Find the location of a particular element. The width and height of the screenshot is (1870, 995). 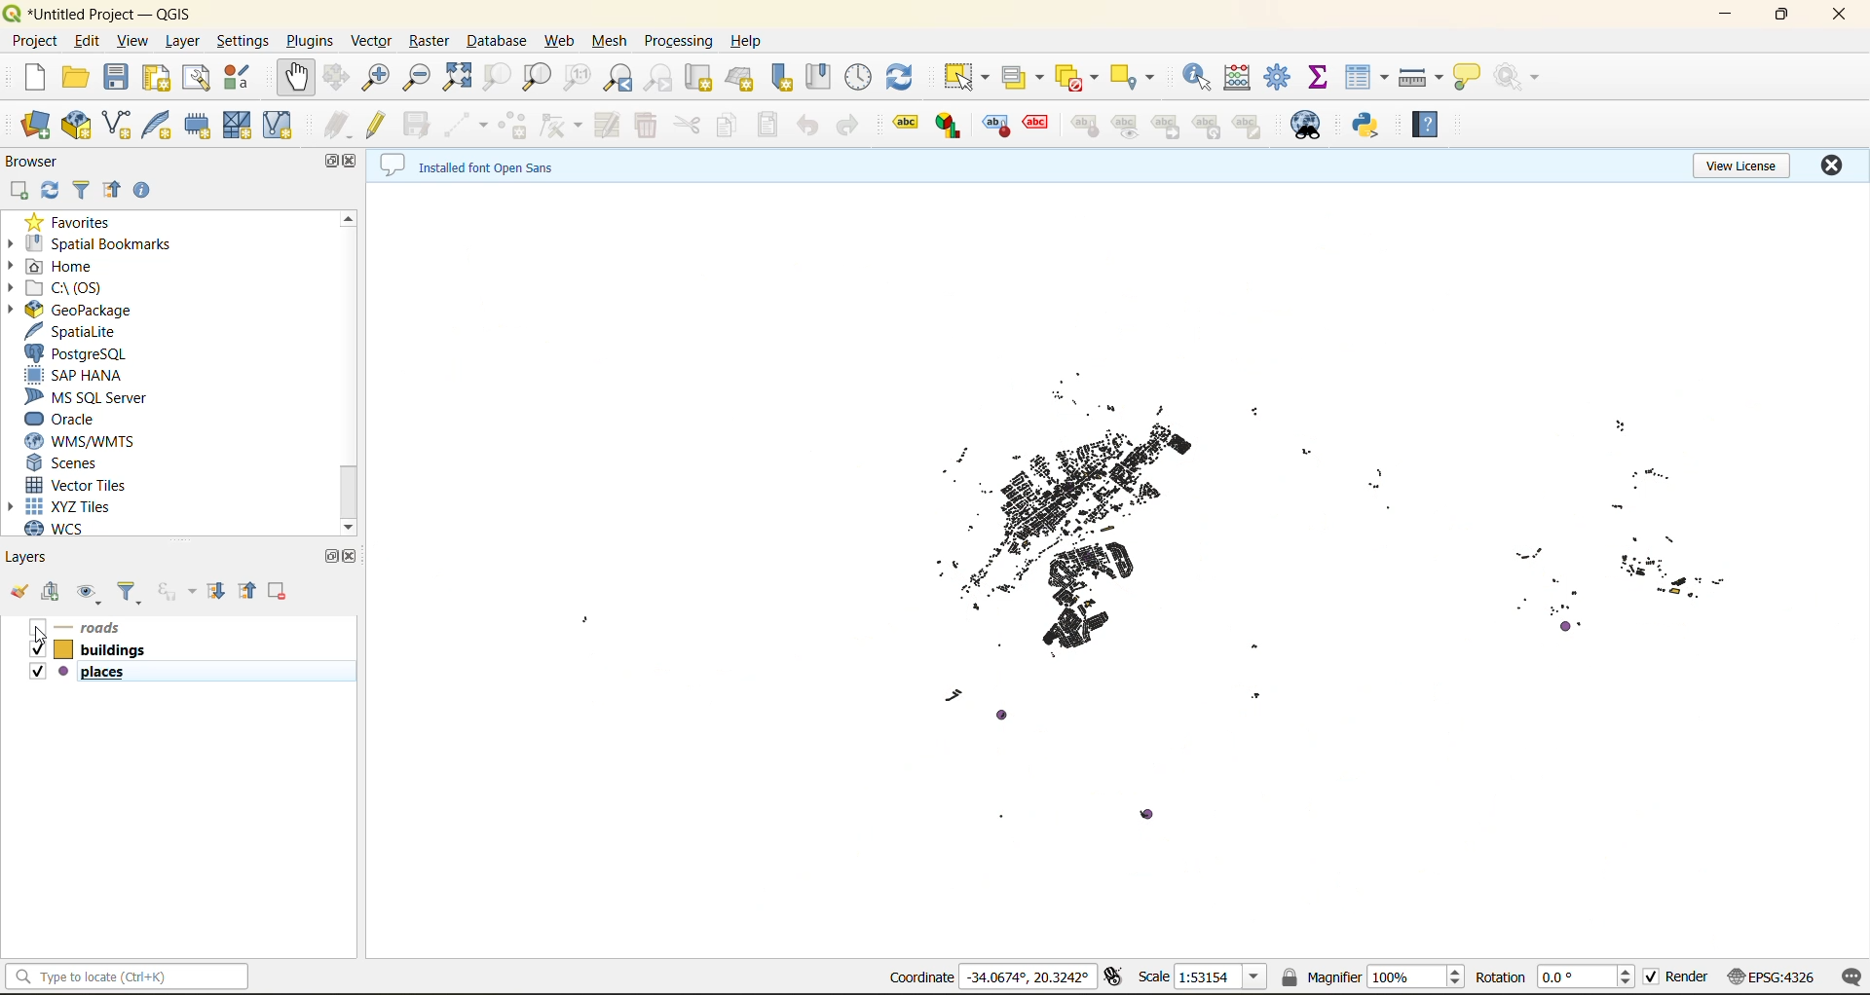

labels toolbar 1 is located at coordinates (905, 120).